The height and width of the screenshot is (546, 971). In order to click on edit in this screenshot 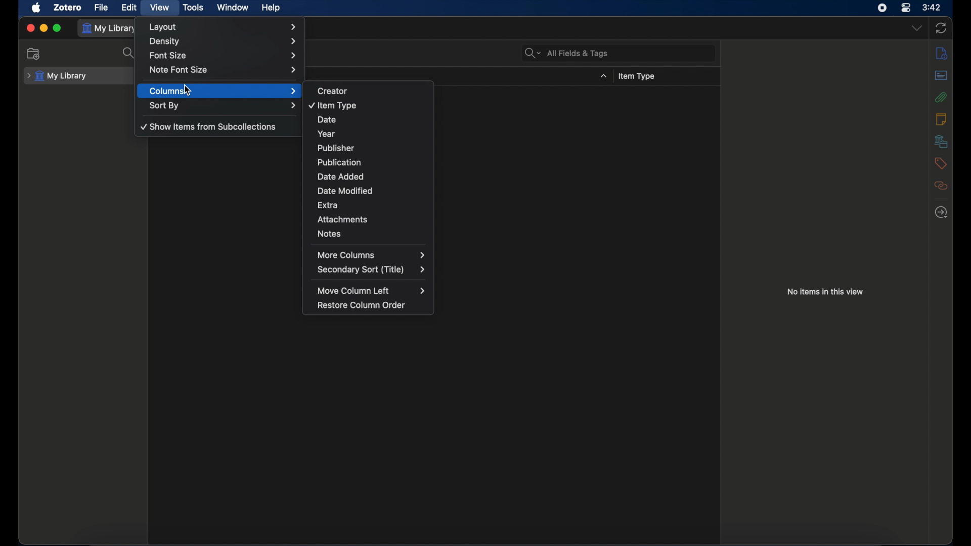, I will do `click(129, 7)`.